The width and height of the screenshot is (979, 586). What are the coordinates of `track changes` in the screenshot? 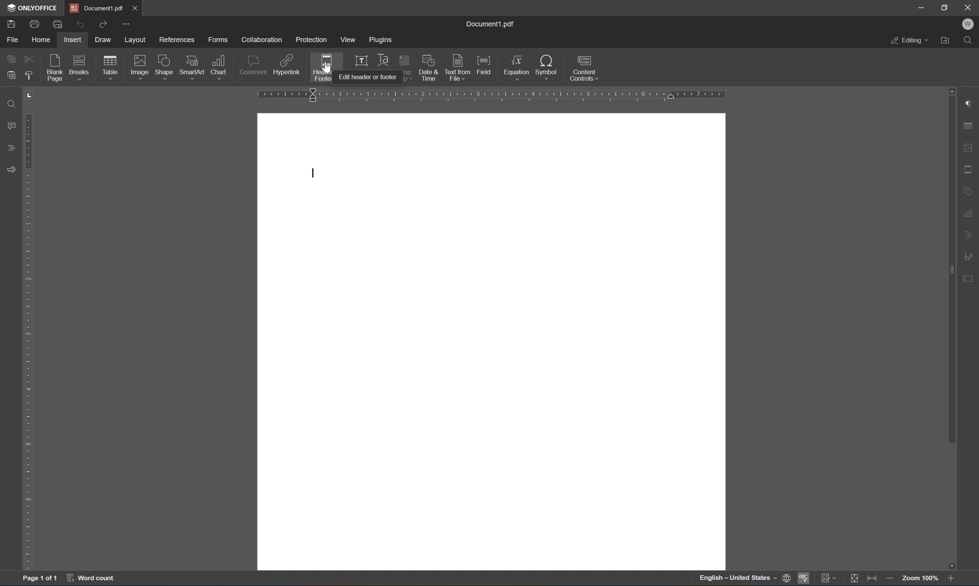 It's located at (828, 578).